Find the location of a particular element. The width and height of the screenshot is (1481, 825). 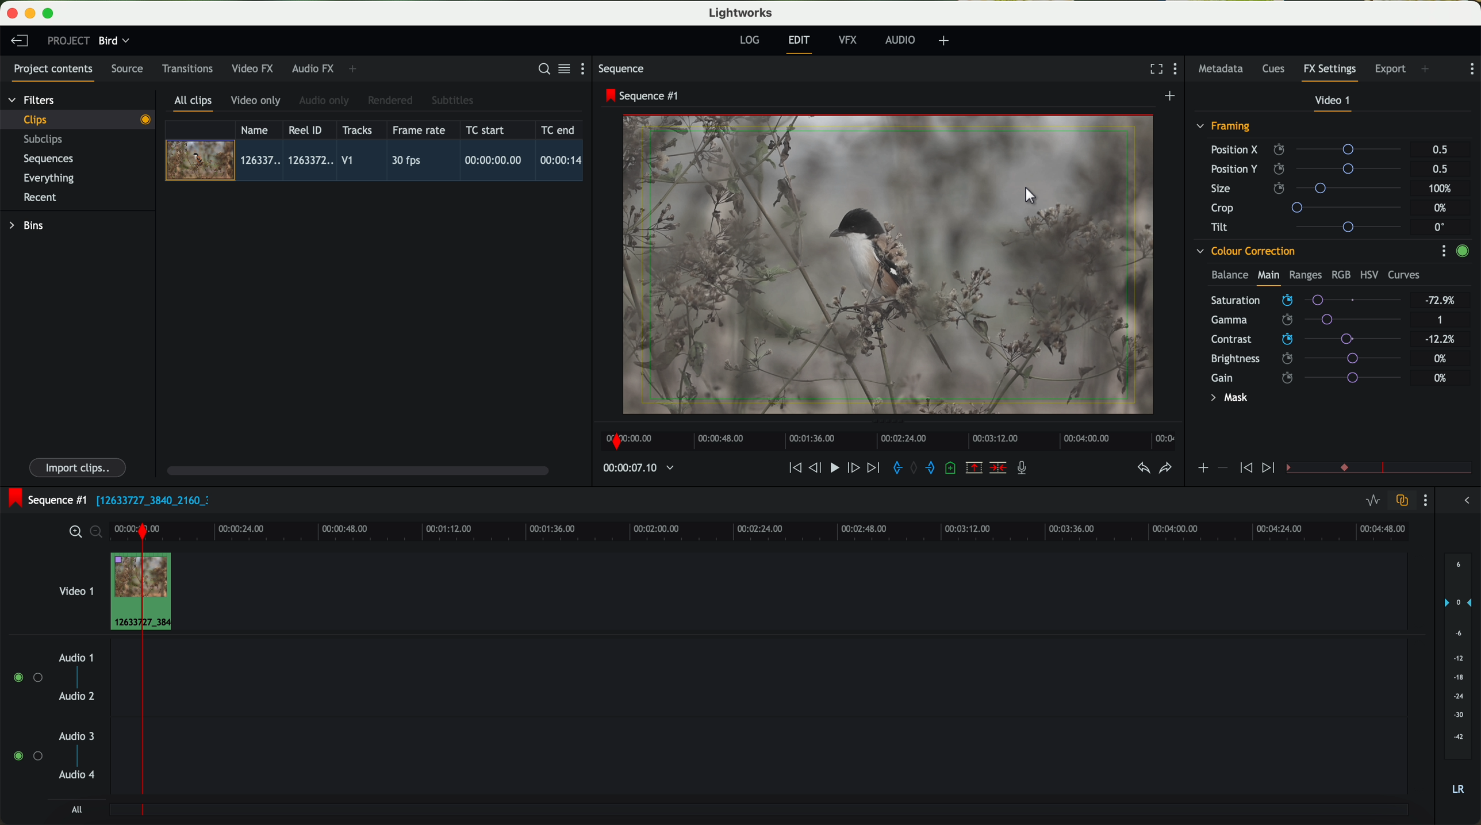

clear marks is located at coordinates (915, 468).